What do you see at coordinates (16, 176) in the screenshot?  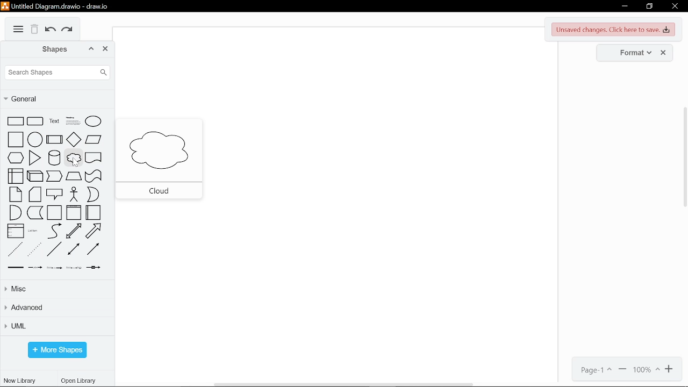 I see `internal storage` at bounding box center [16, 176].